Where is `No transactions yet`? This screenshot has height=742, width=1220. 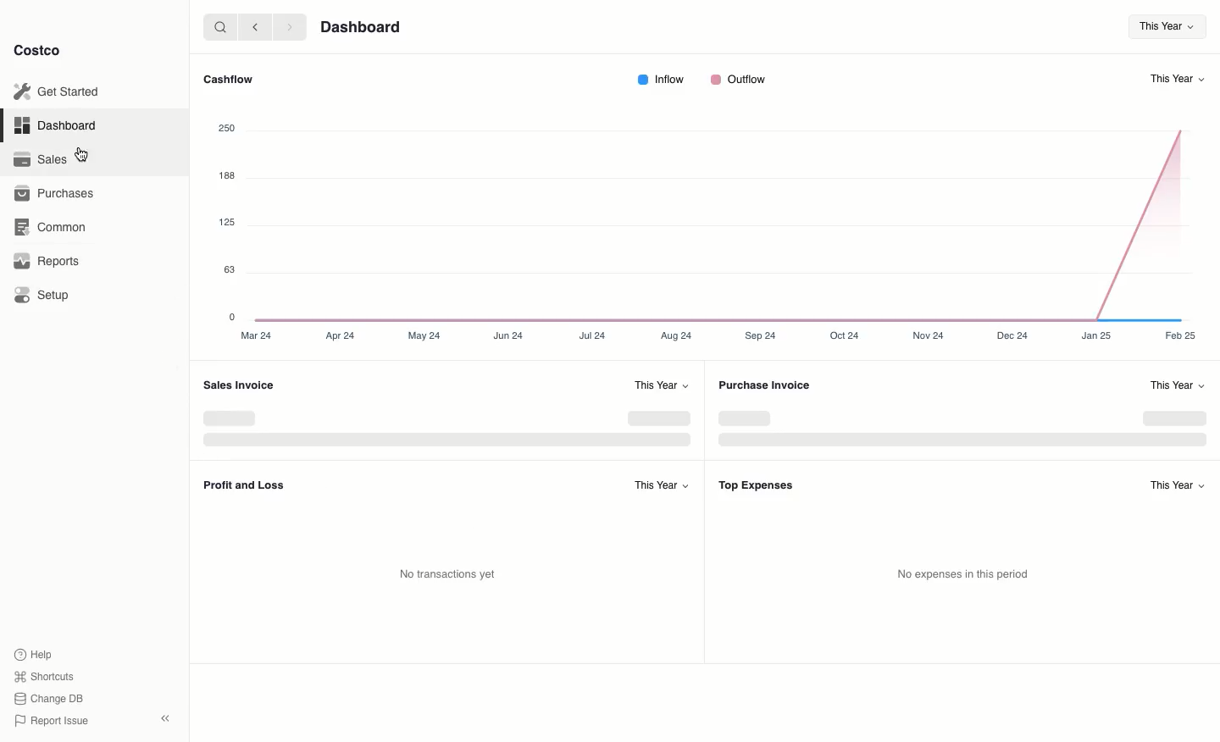 No transactions yet is located at coordinates (447, 574).